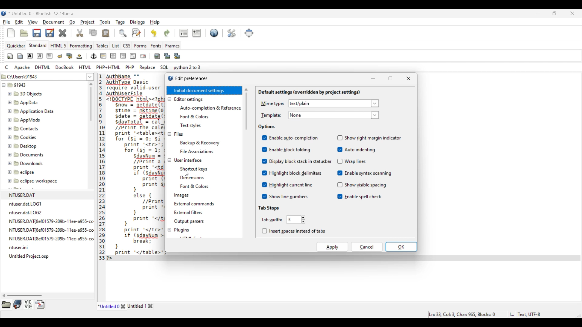 This screenshot has height=327, width=582. What do you see at coordinates (373, 167) in the screenshot?
I see `Toggle options` at bounding box center [373, 167].